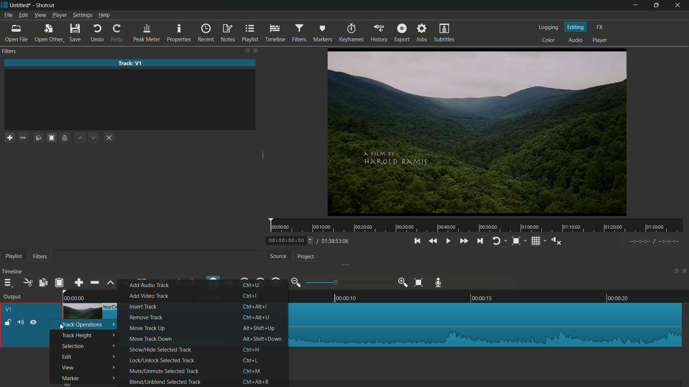  Describe the element at coordinates (250, 285) in the screenshot. I see `key shortcut` at that location.